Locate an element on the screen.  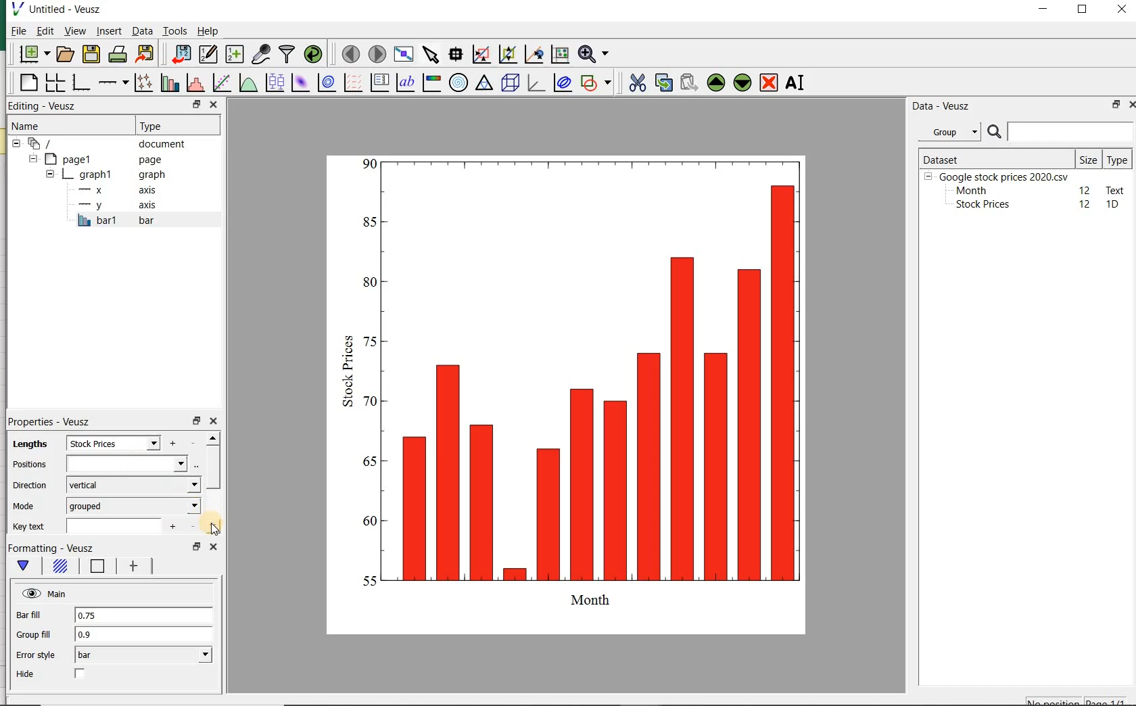
main formatting is located at coordinates (24, 565).